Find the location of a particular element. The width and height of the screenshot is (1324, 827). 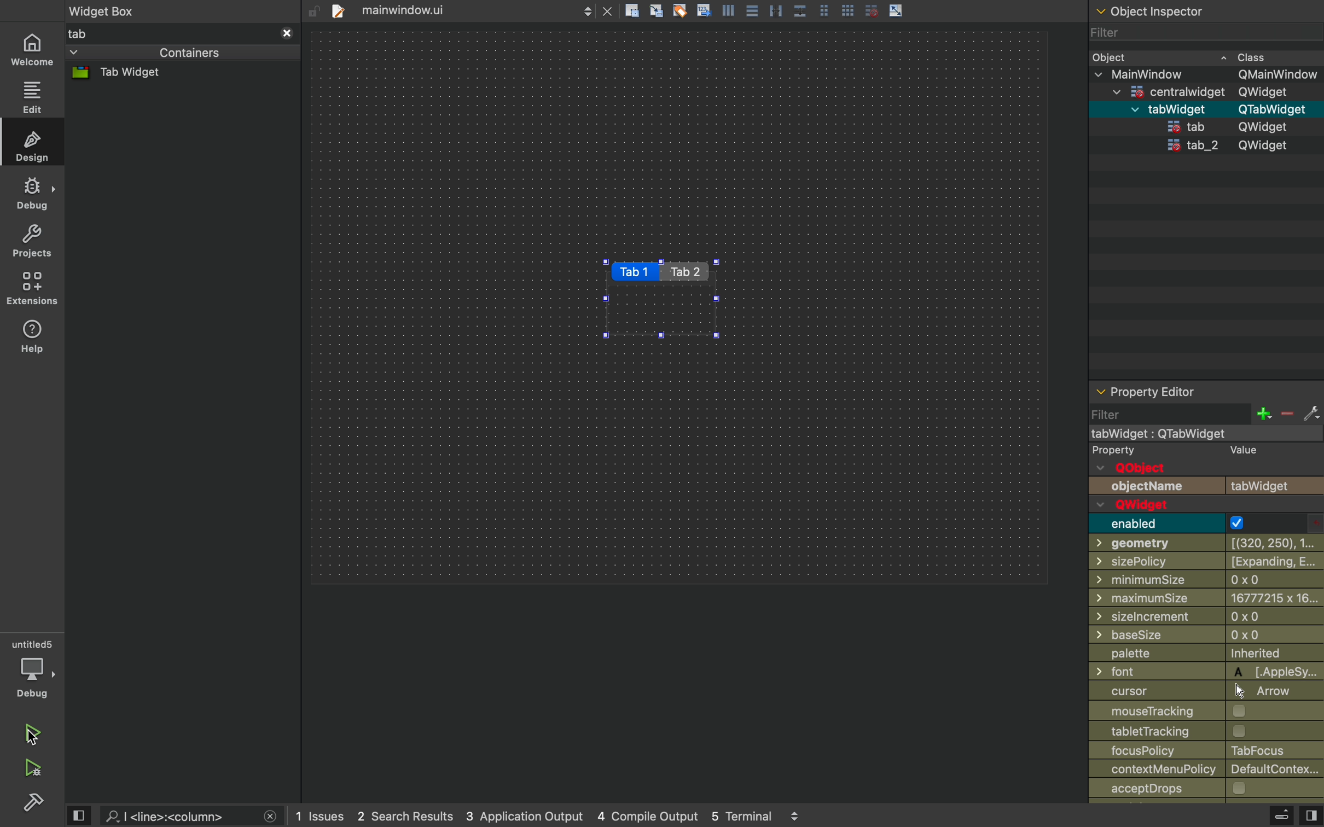

grid view large is located at coordinates (847, 9).